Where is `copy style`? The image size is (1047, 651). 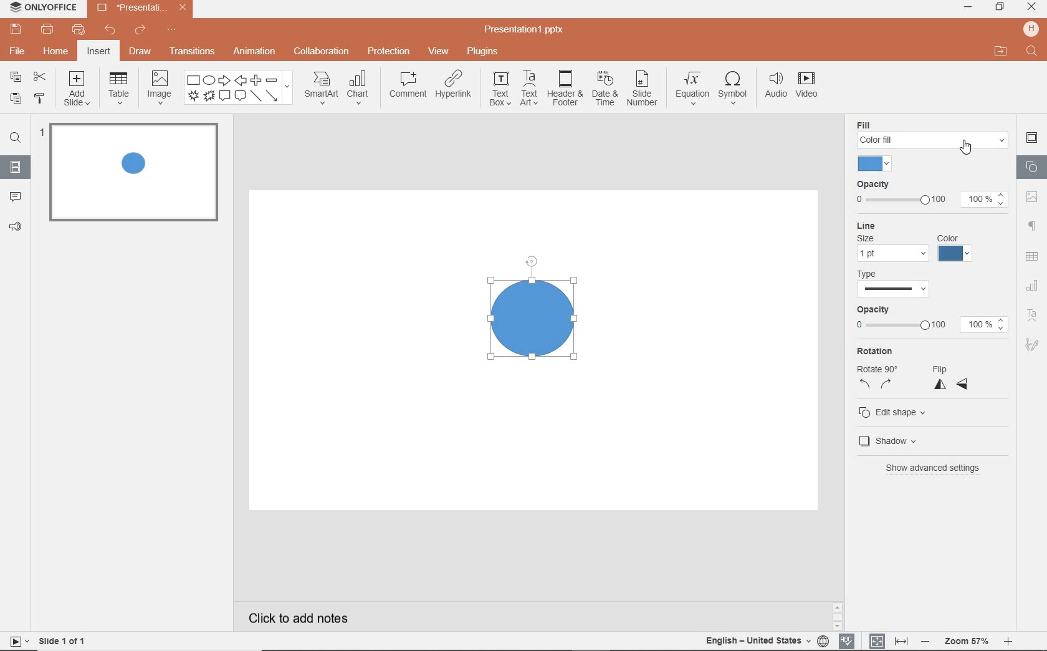 copy style is located at coordinates (39, 100).